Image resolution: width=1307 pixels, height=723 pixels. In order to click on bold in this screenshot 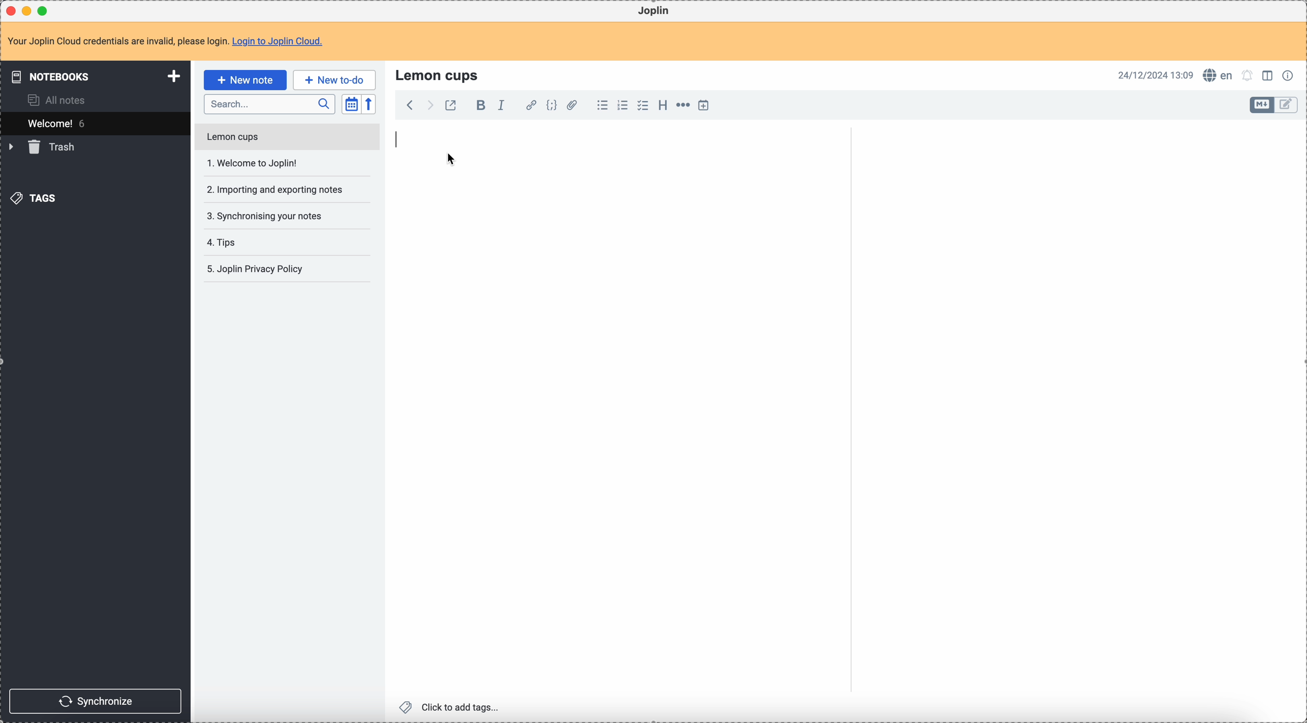, I will do `click(478, 106)`.